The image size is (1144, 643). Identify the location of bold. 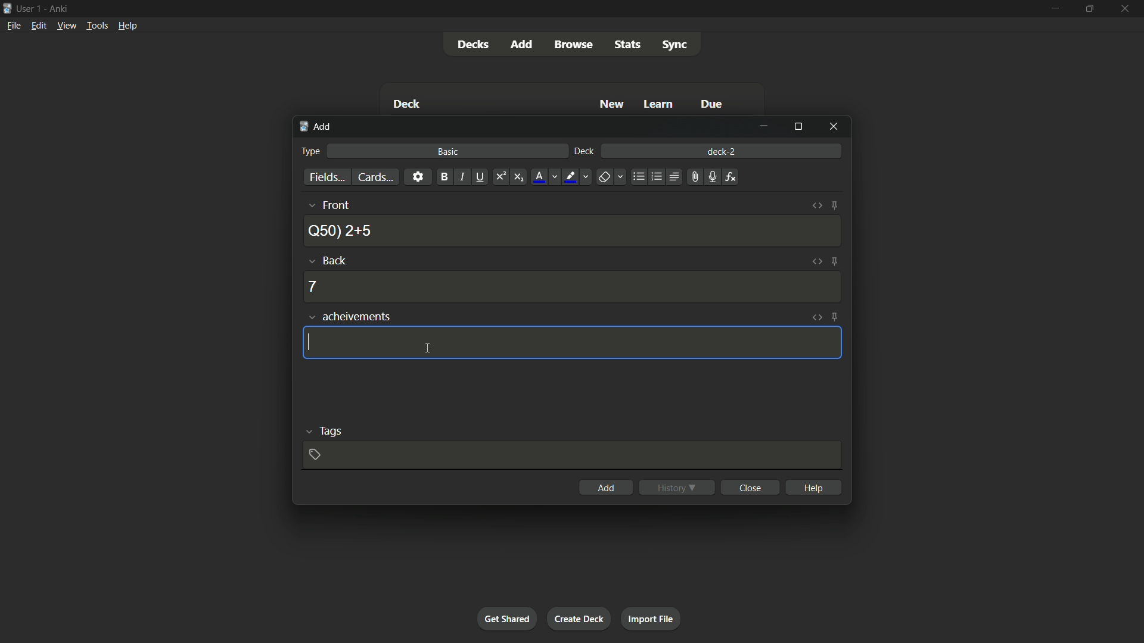
(444, 177).